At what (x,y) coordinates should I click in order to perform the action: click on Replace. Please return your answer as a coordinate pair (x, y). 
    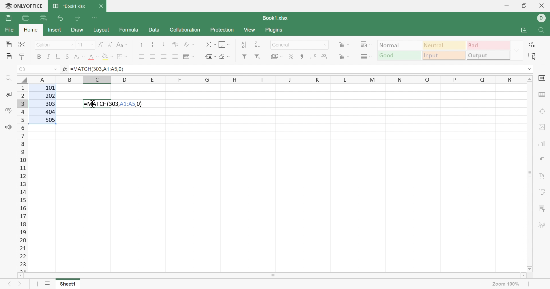
    Looking at the image, I should click on (533, 44).